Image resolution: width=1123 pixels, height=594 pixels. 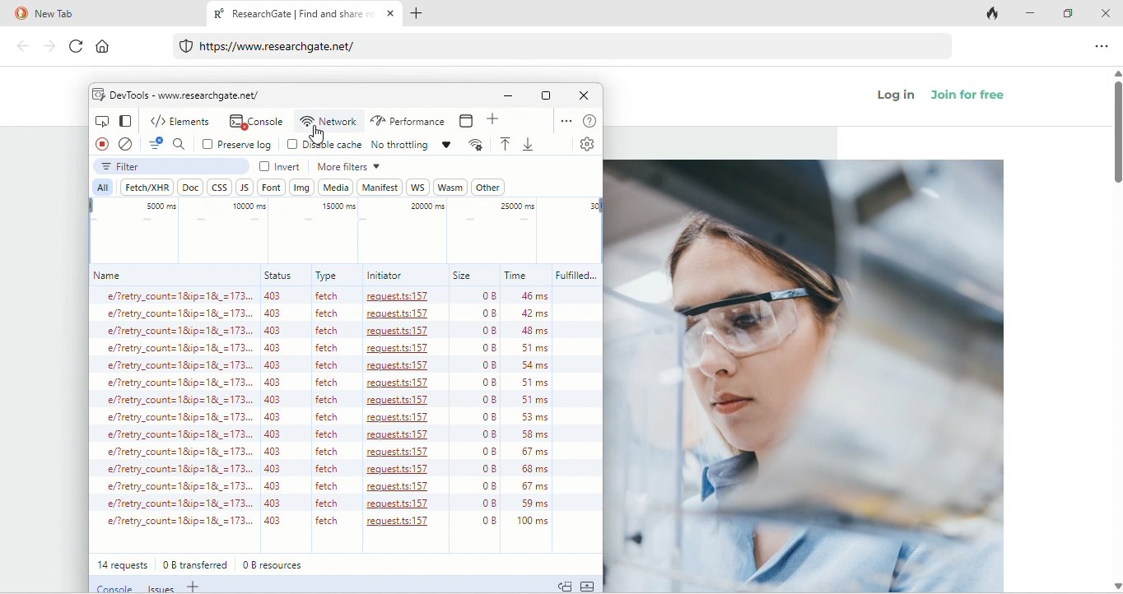 I want to click on log in, so click(x=897, y=97).